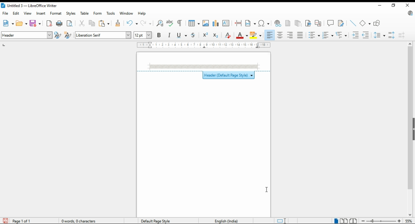 The width and height of the screenshot is (415, 224). What do you see at coordinates (228, 35) in the screenshot?
I see `remove direct formatting` at bounding box center [228, 35].